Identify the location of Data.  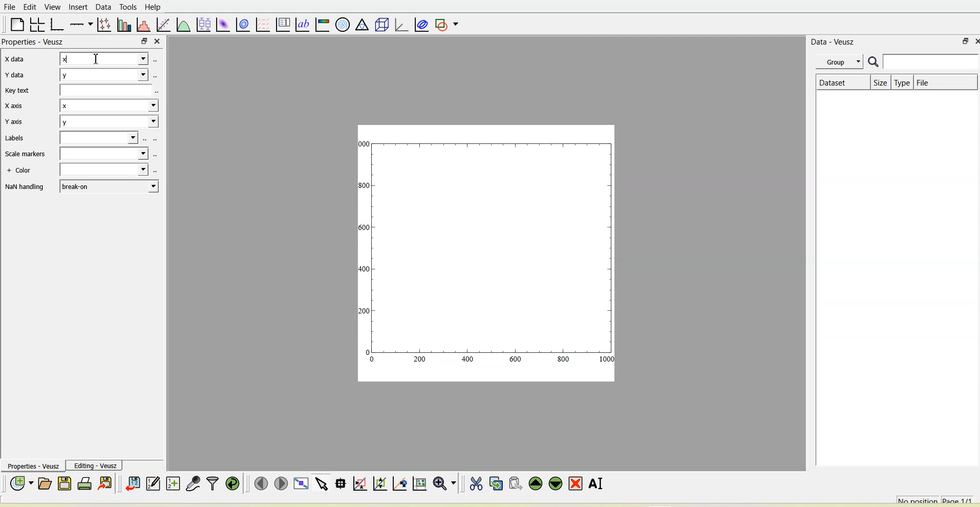
(102, 7).